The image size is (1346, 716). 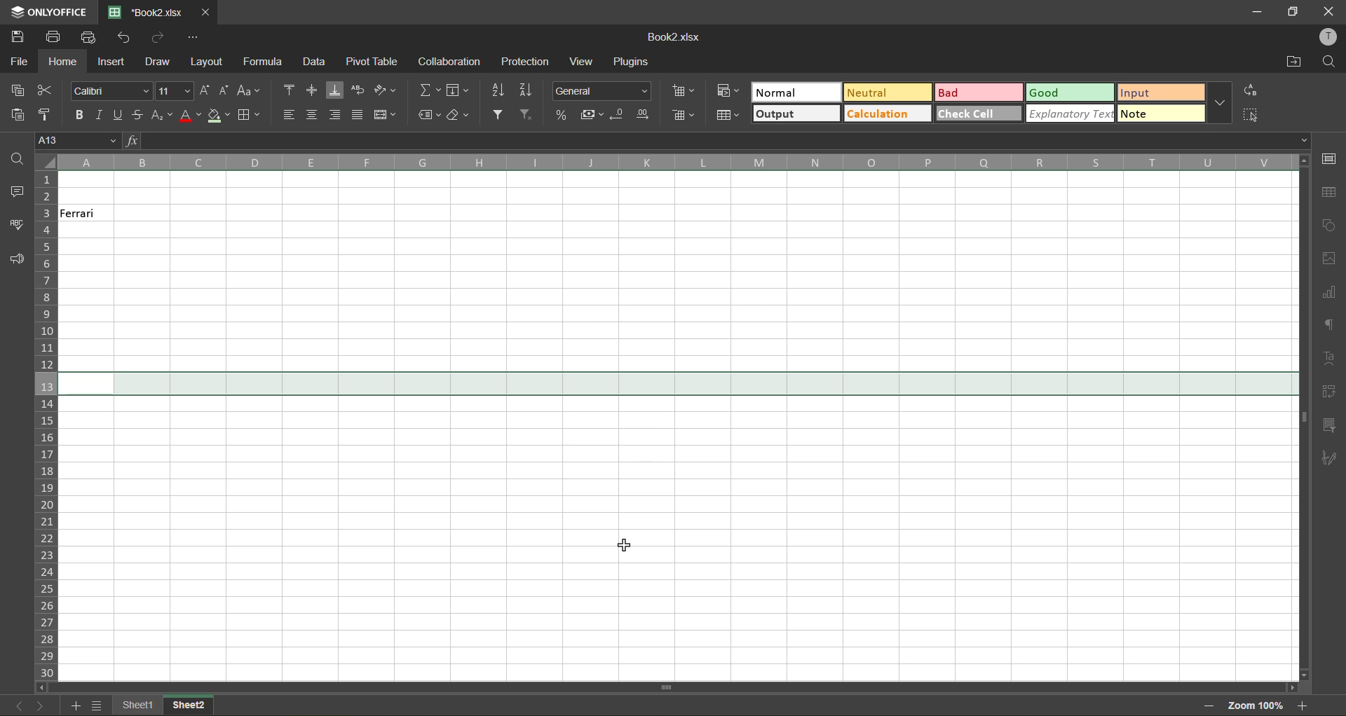 What do you see at coordinates (78, 142) in the screenshot?
I see `cell address` at bounding box center [78, 142].